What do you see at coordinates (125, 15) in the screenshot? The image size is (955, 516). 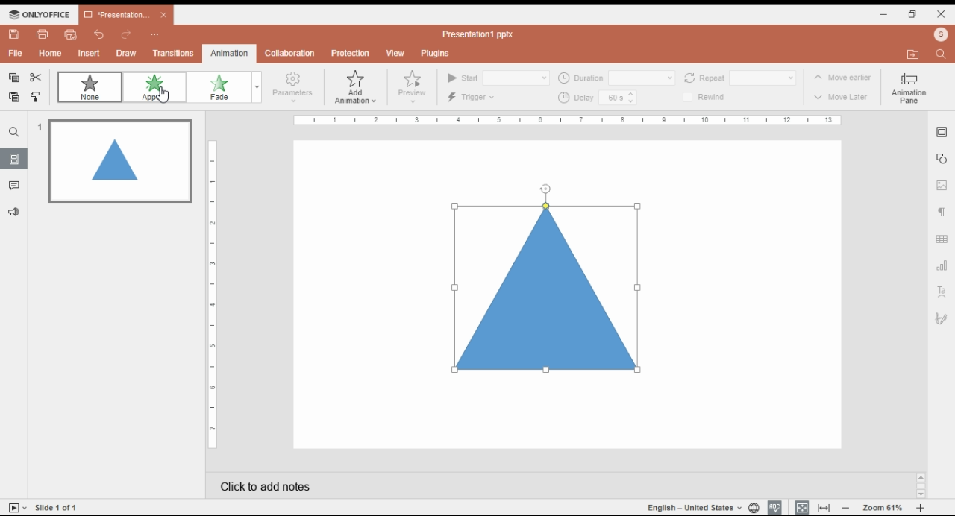 I see `presentation 1` at bounding box center [125, 15].